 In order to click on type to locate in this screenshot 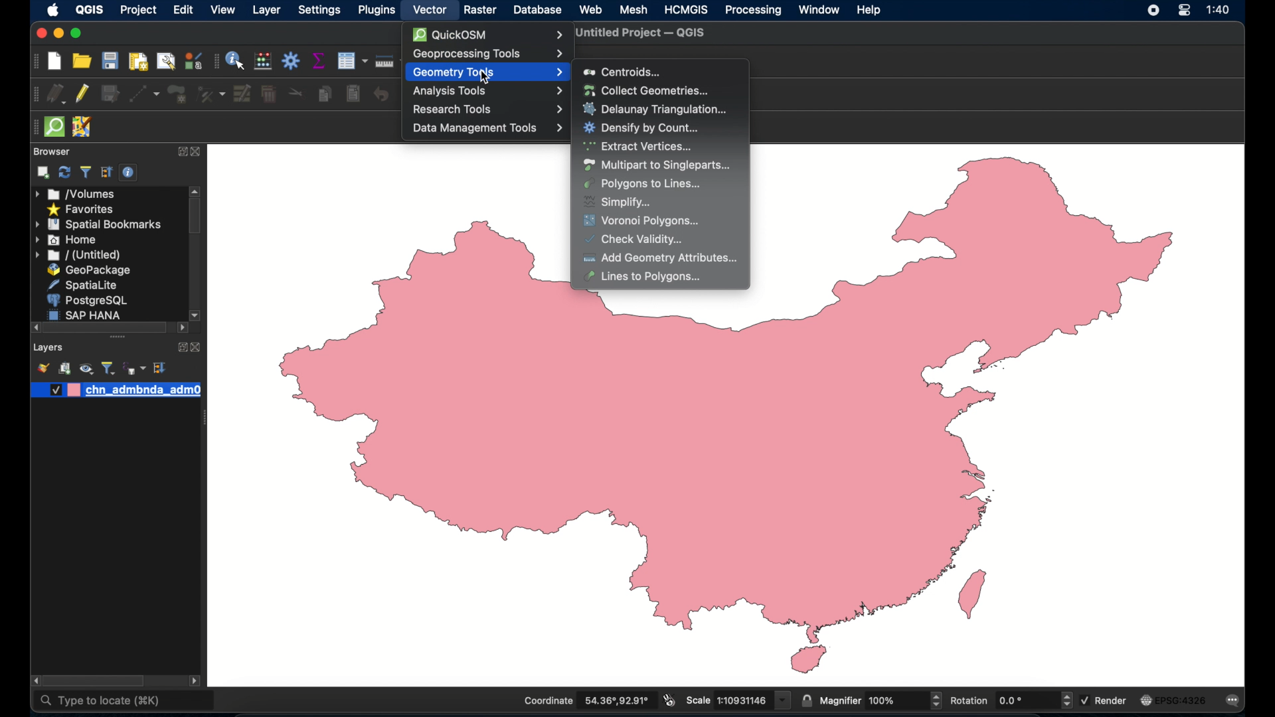, I will do `click(100, 703)`.